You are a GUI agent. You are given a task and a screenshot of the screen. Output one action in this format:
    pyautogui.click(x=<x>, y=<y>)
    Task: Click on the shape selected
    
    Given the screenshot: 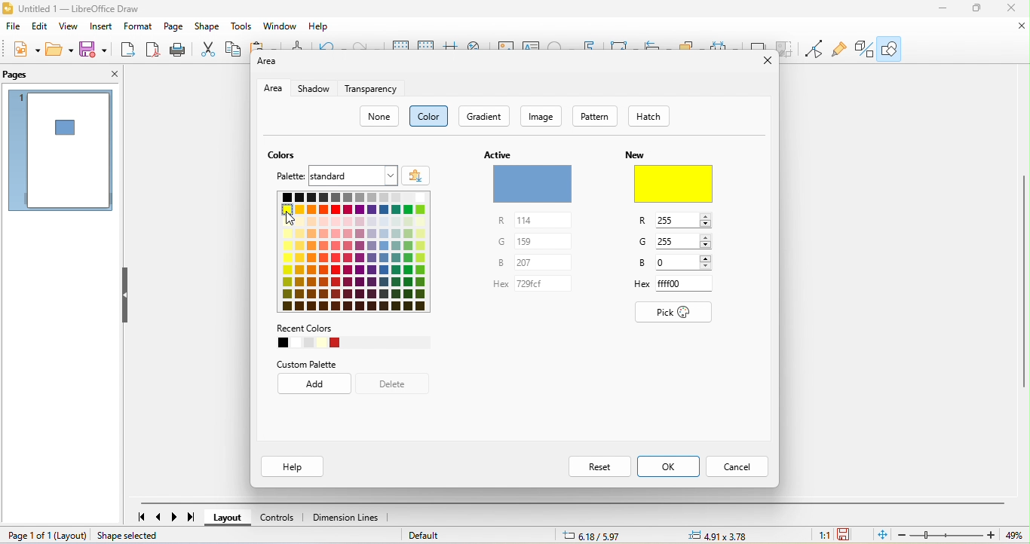 What is the action you would take?
    pyautogui.click(x=139, y=536)
    